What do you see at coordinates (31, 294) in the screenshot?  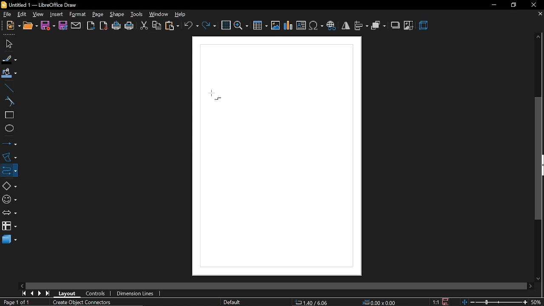 I see `previous page` at bounding box center [31, 294].